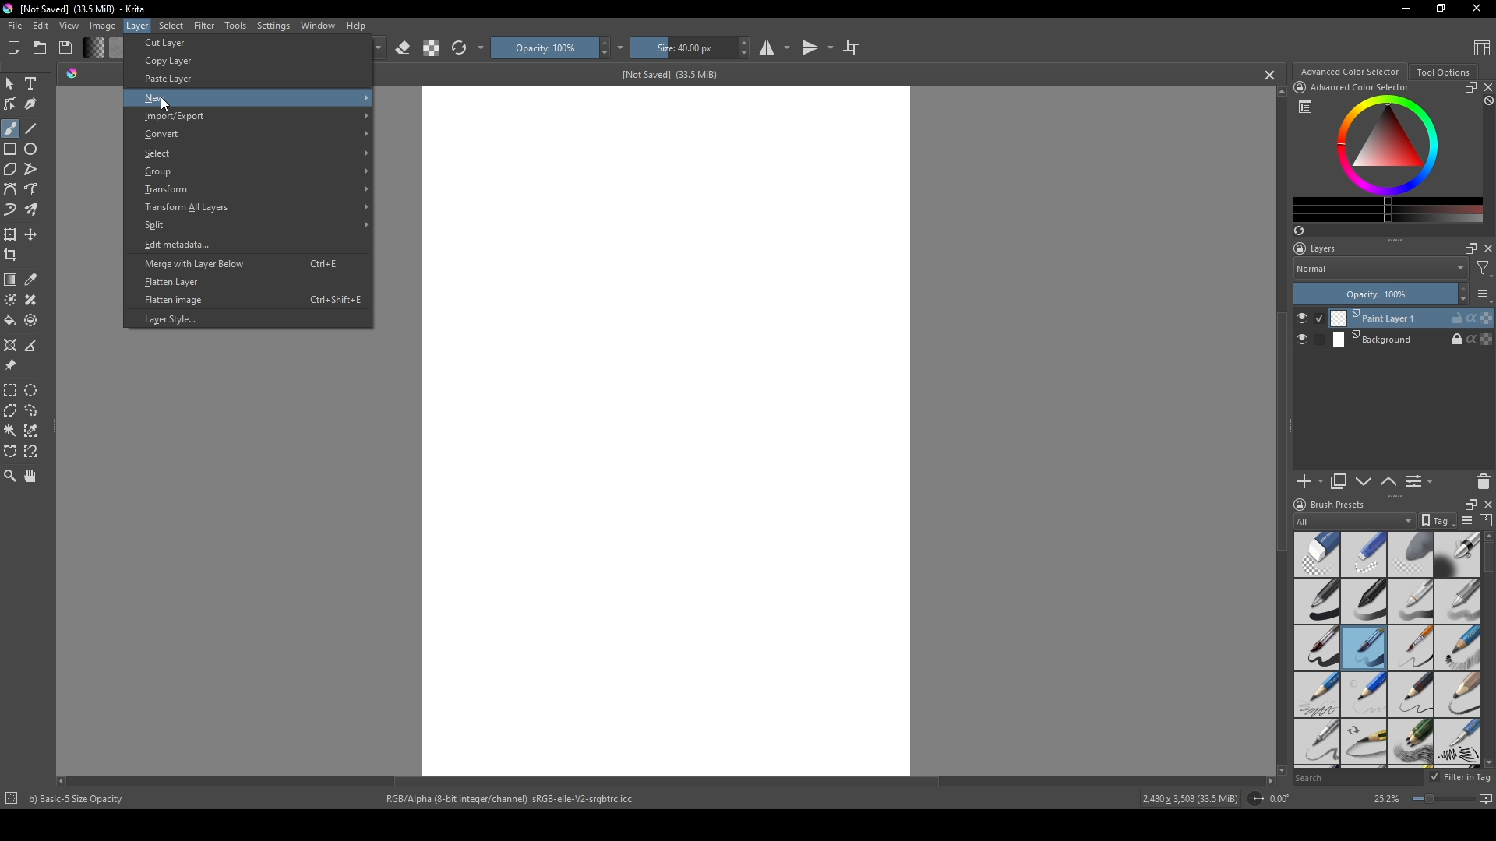 The width and height of the screenshot is (1496, 841). What do you see at coordinates (1389, 146) in the screenshot?
I see `colors display` at bounding box center [1389, 146].